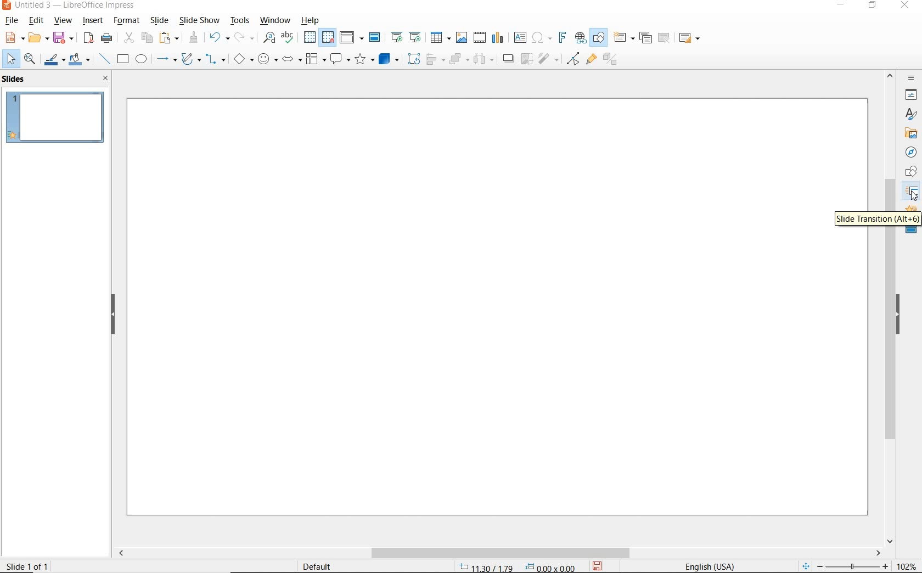  What do you see at coordinates (664, 38) in the screenshot?
I see `DELETE SLIDE` at bounding box center [664, 38].